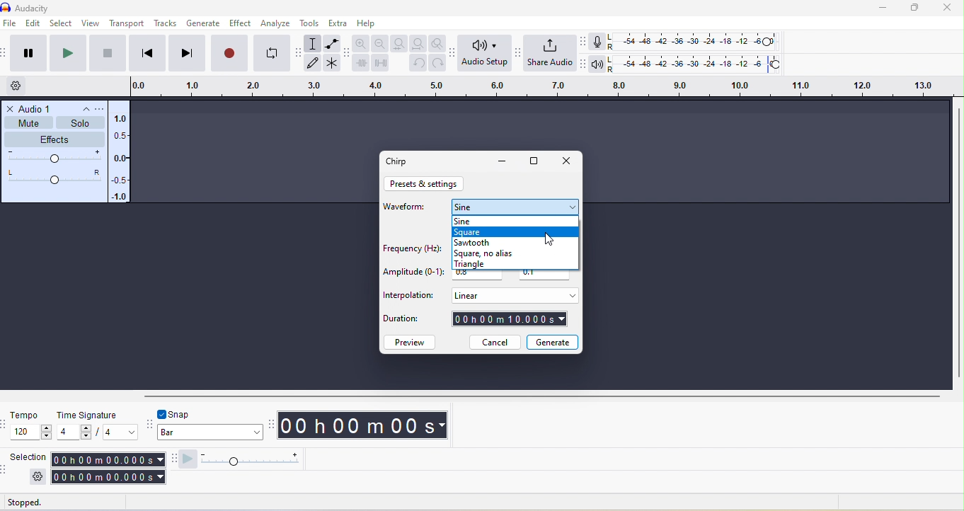 This screenshot has height=511, width=964. What do you see at coordinates (885, 8) in the screenshot?
I see `minimize` at bounding box center [885, 8].